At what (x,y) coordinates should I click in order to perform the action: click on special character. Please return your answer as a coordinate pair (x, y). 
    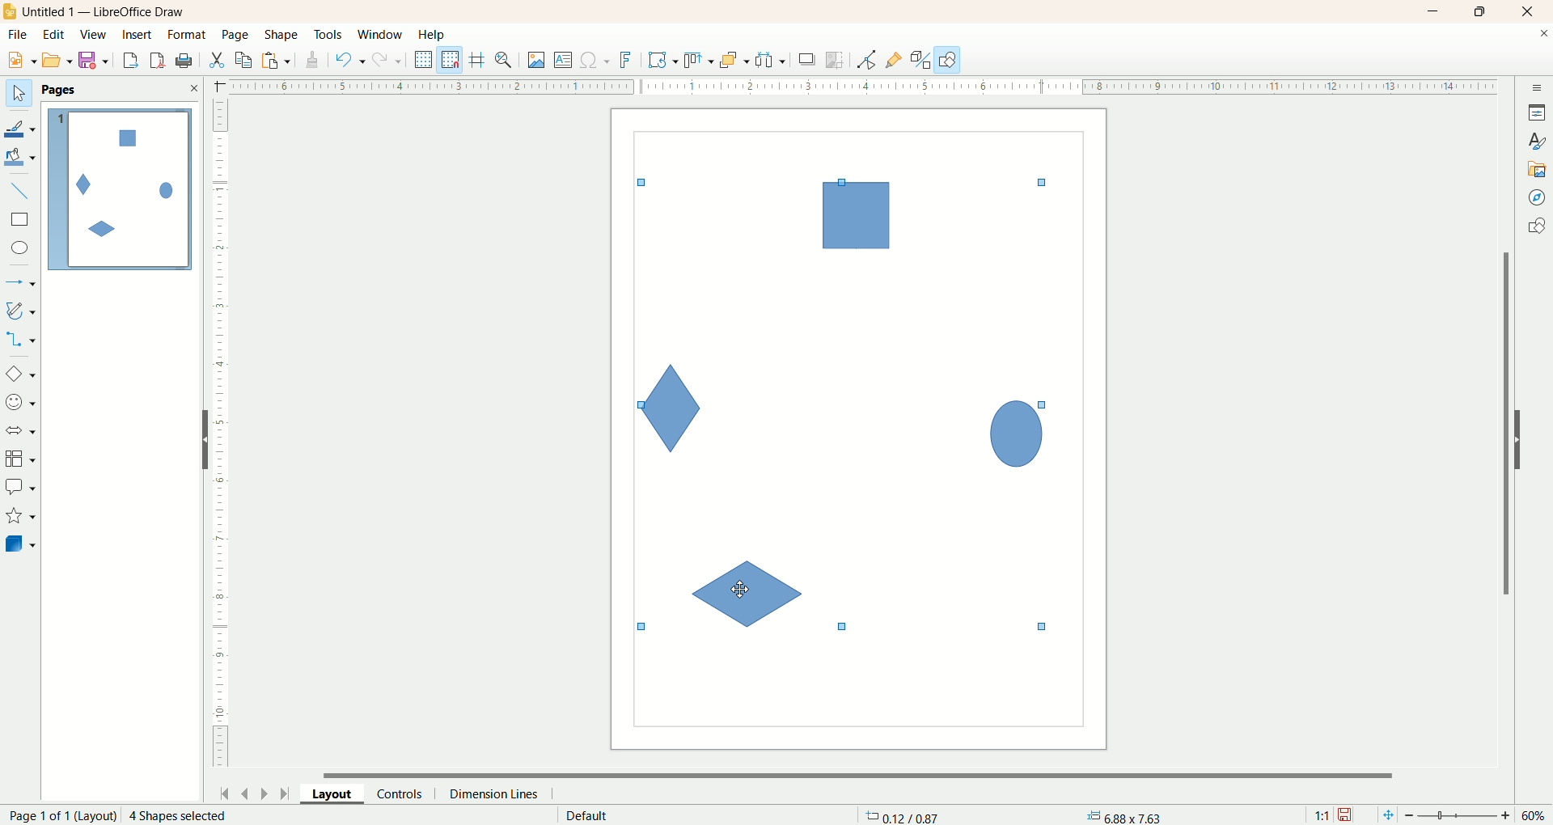
    Looking at the image, I should click on (596, 61).